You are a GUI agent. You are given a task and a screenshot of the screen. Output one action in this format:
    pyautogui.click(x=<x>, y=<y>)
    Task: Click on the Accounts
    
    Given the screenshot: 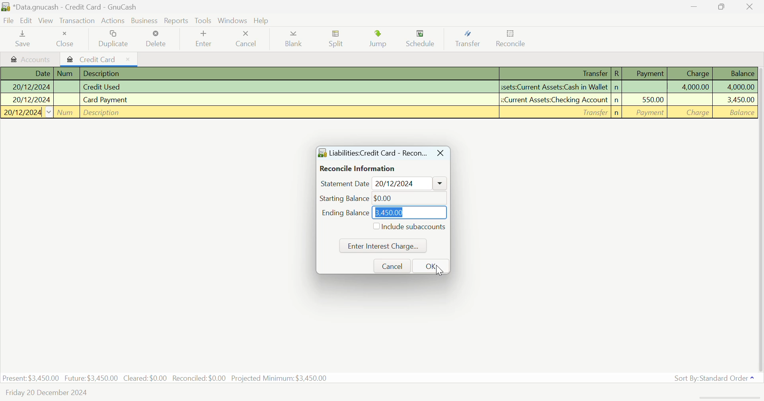 What is the action you would take?
    pyautogui.click(x=29, y=59)
    